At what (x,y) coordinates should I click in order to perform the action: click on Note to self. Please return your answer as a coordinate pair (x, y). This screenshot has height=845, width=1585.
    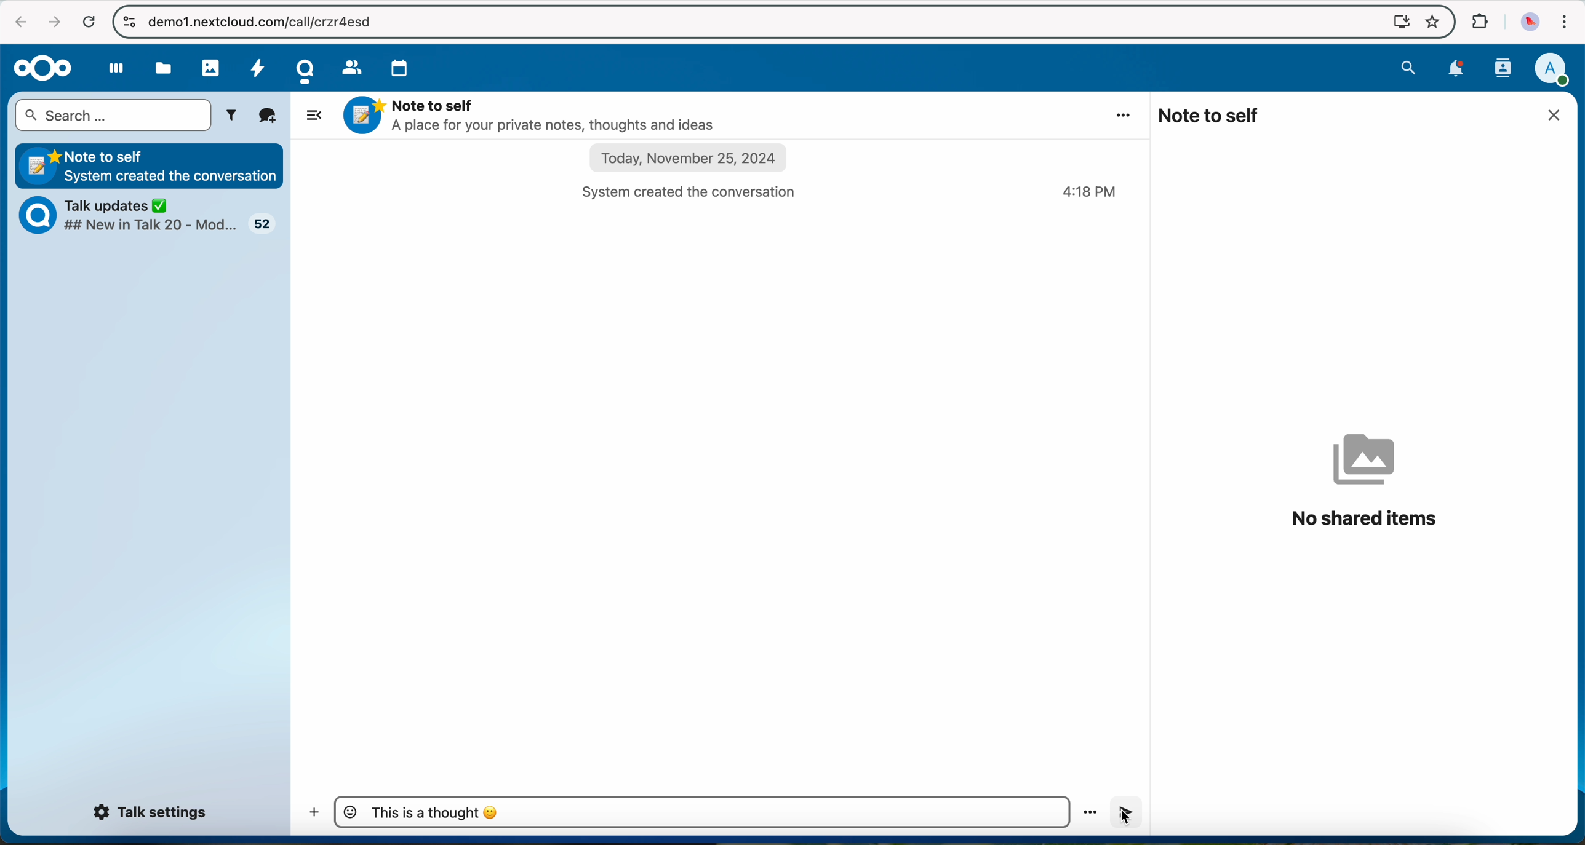
    Looking at the image, I should click on (151, 164).